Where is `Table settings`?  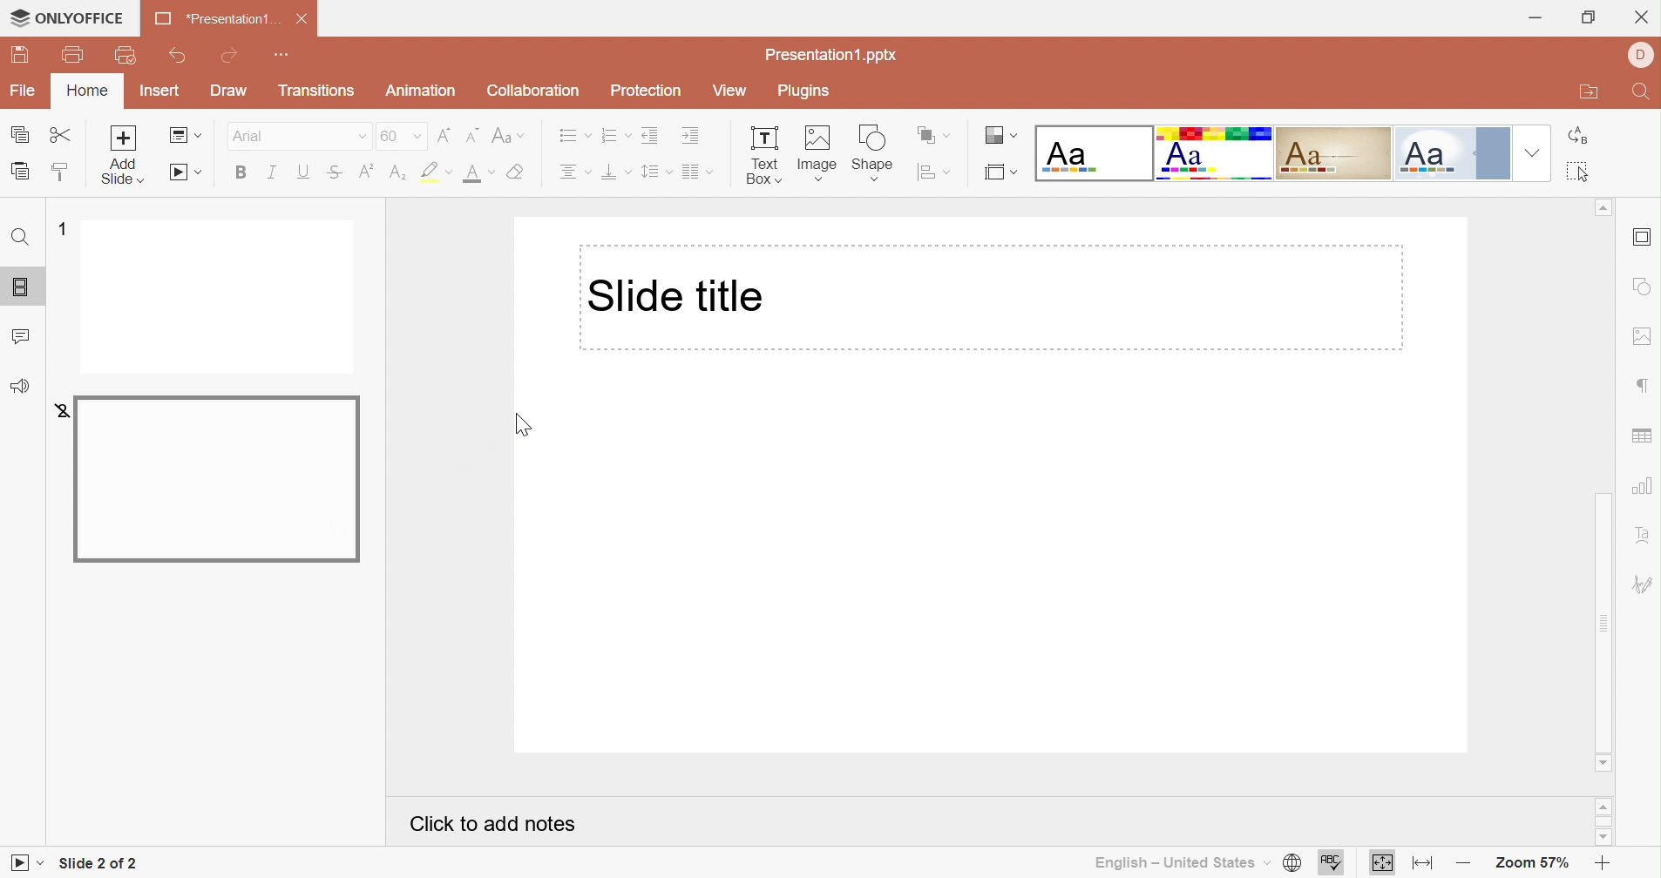 Table settings is located at coordinates (1644, 438).